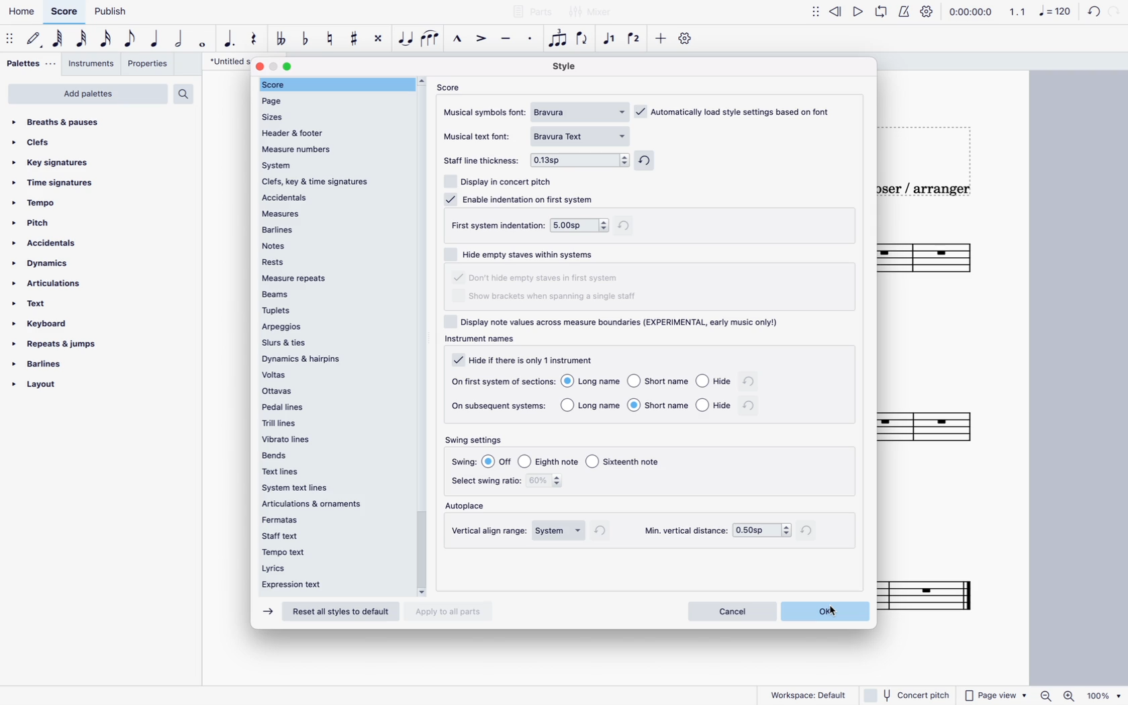 Image resolution: width=1128 pixels, height=705 pixels. I want to click on dynamics, so click(43, 265).